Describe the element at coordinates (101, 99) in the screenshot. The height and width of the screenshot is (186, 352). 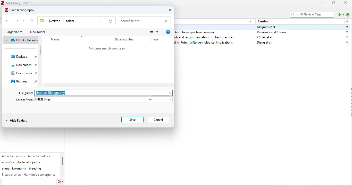
I see `select file type` at that location.